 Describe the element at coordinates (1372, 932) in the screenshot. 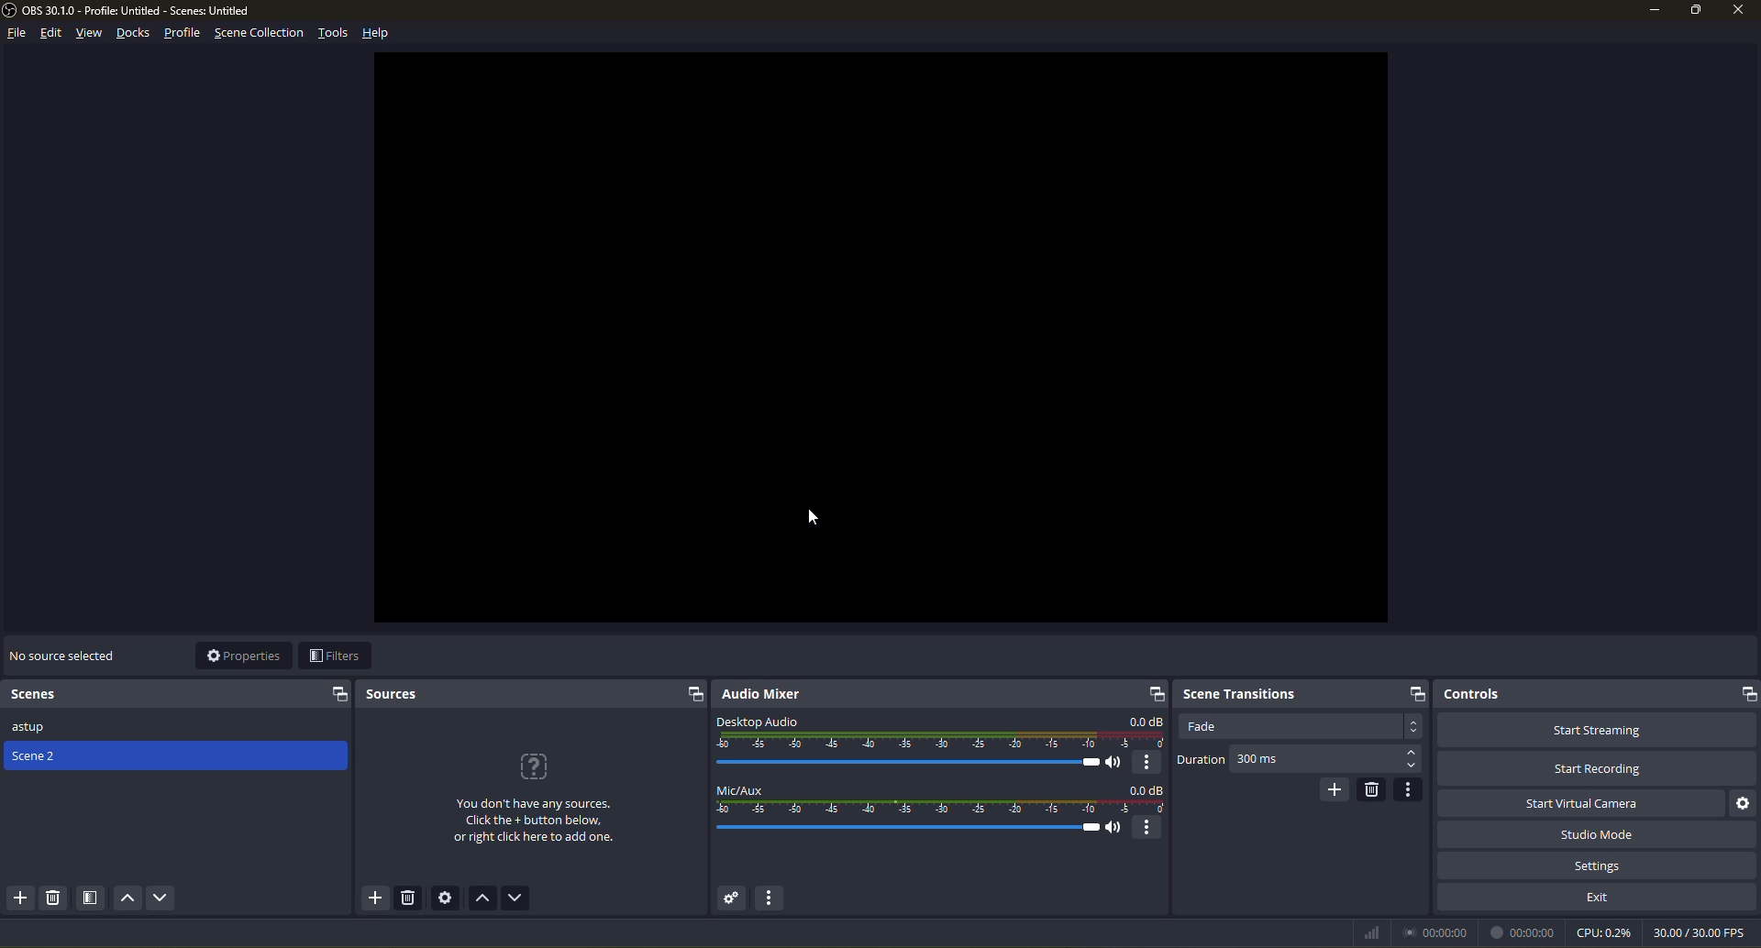

I see `network` at that location.